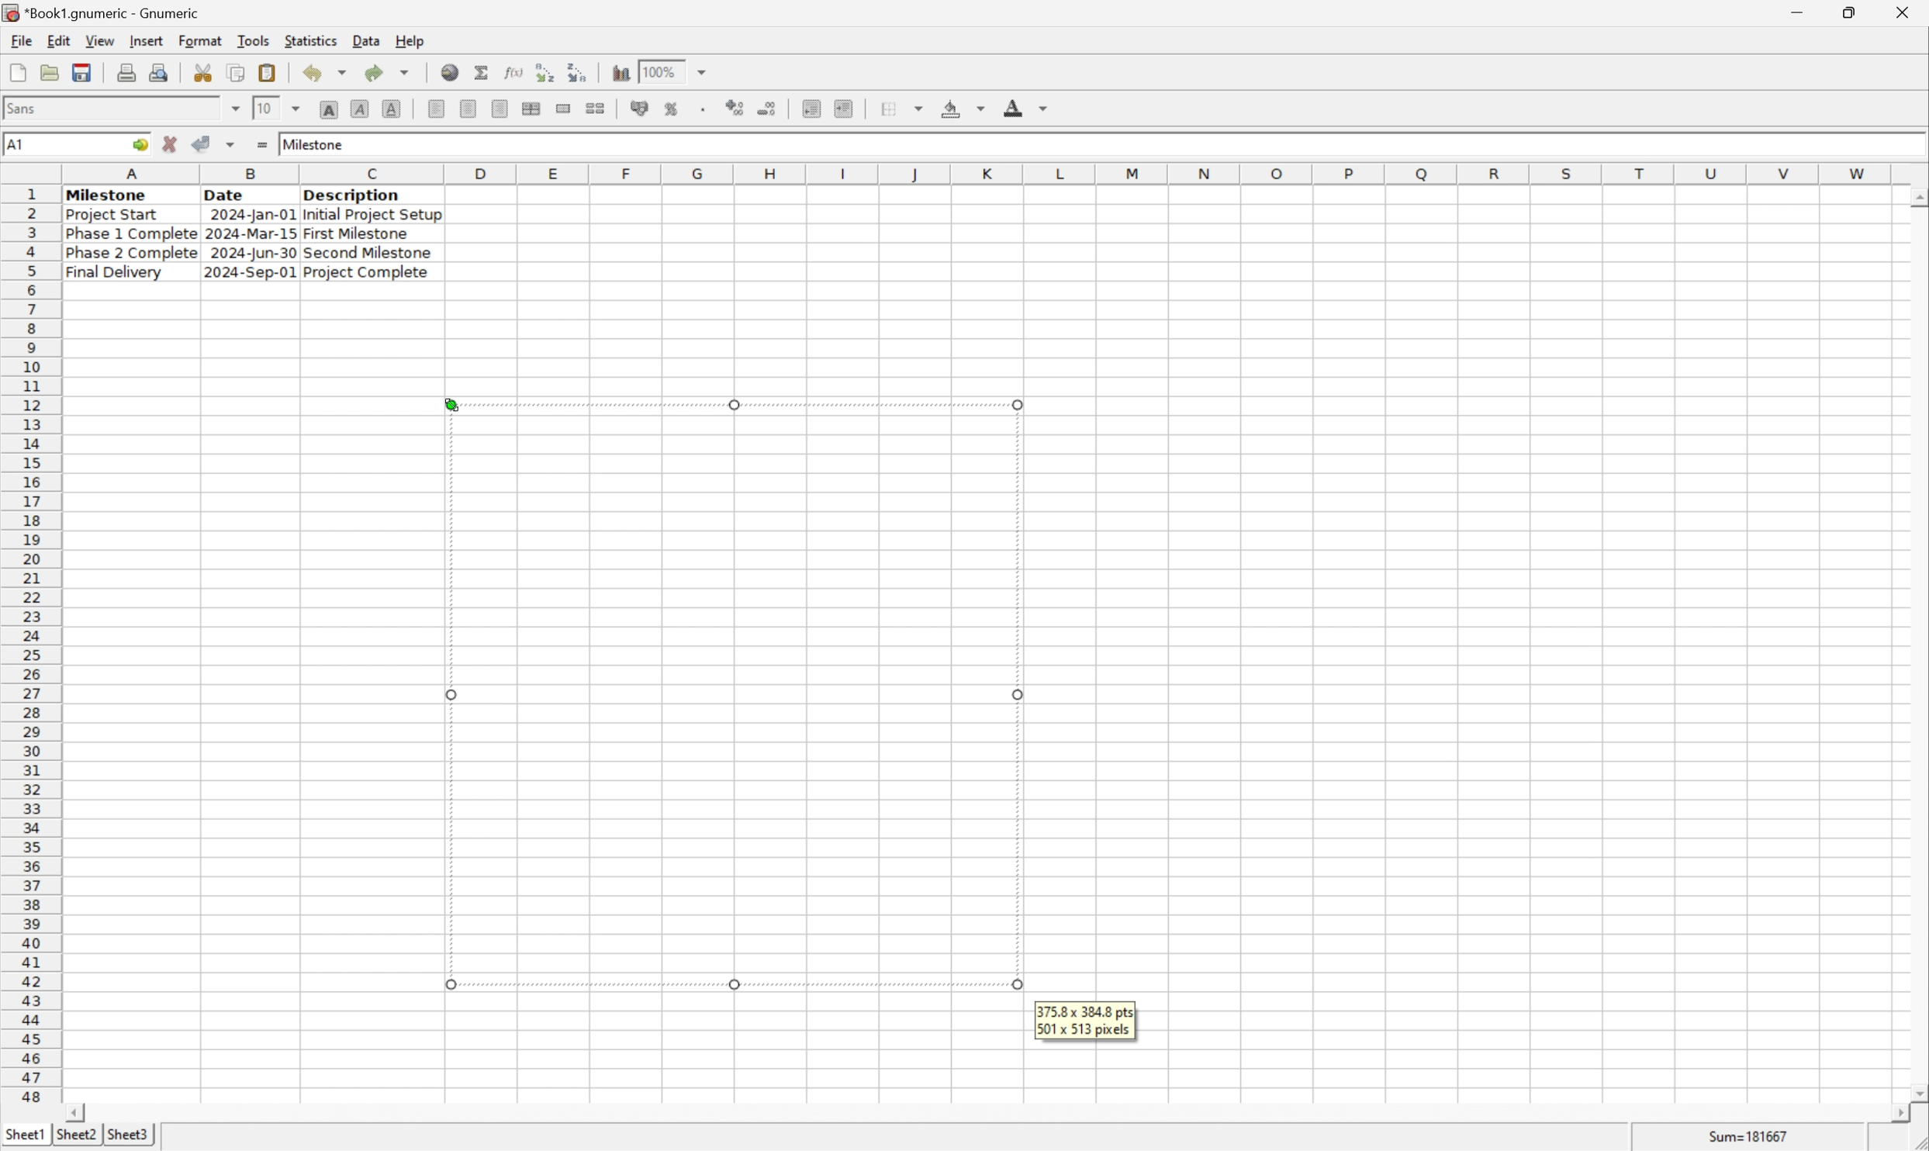  I want to click on view, so click(99, 41).